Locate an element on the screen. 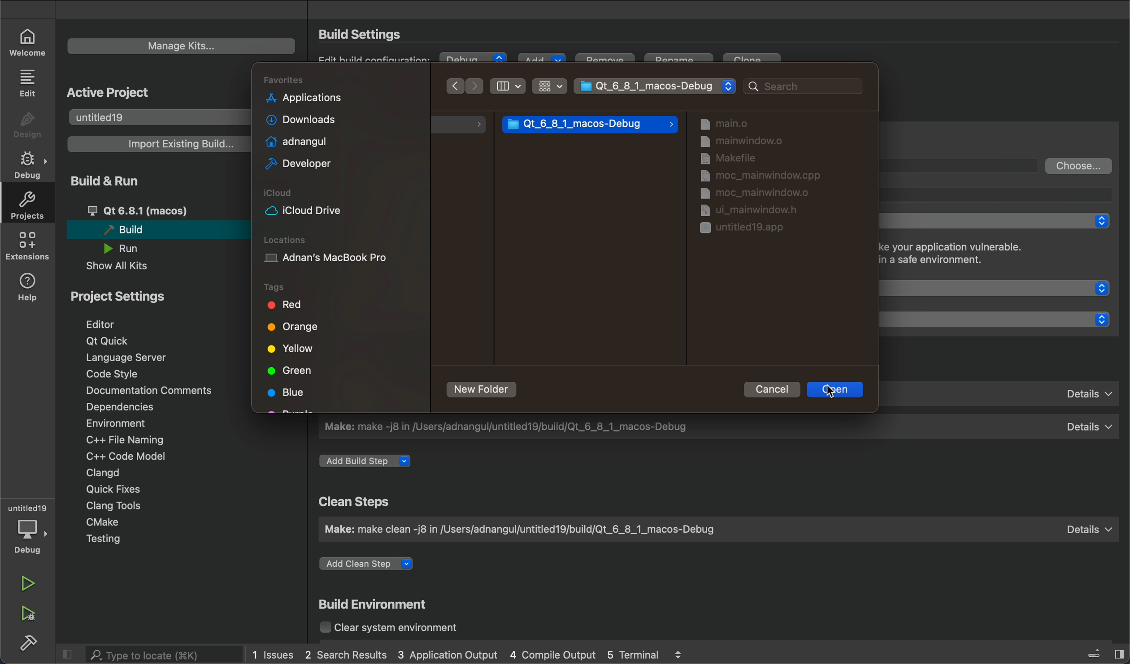 This screenshot has height=664, width=1130. clang tools is located at coordinates (111, 505).